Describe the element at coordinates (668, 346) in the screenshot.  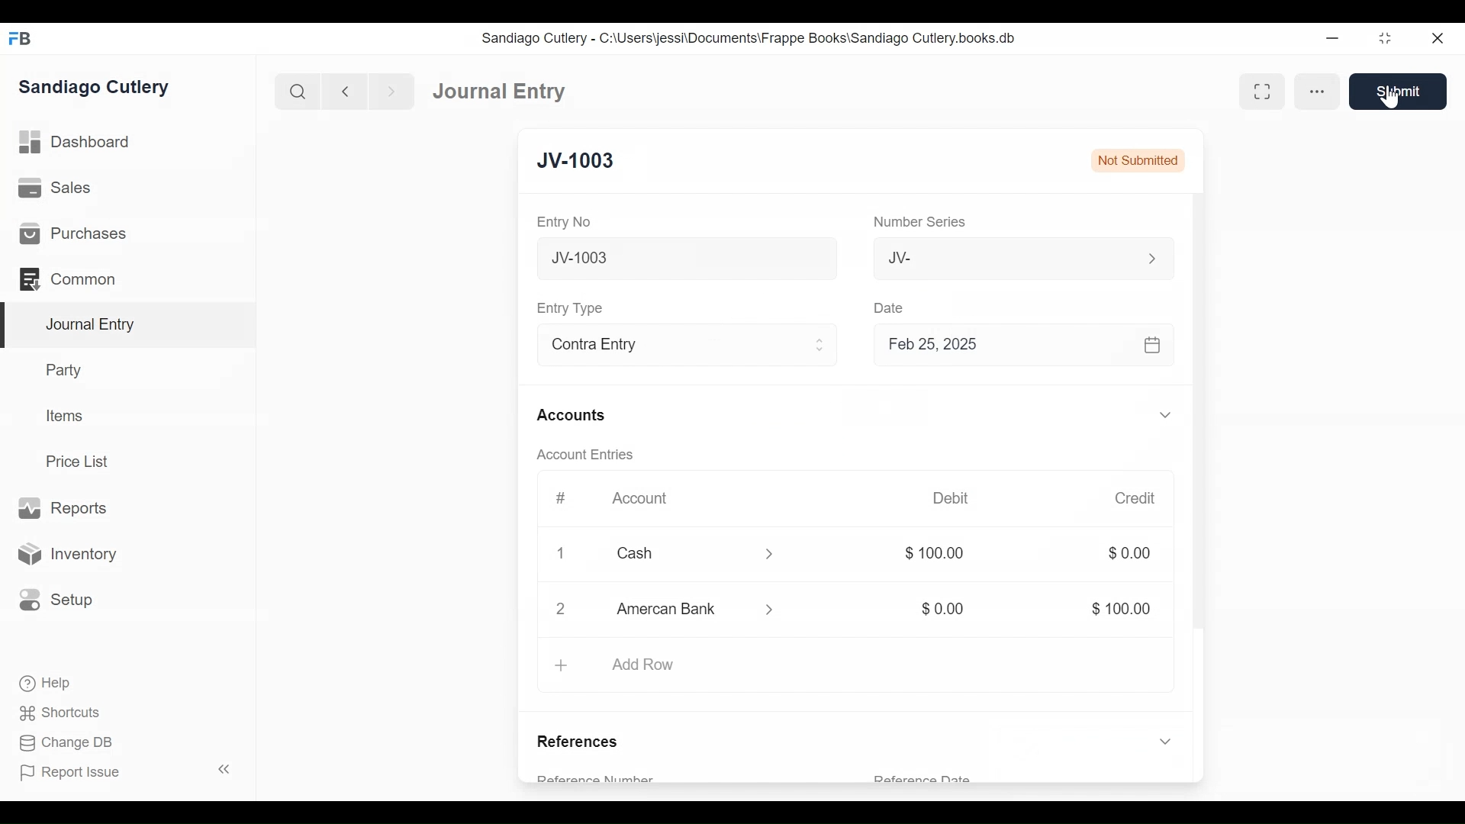
I see `Contra Entry` at that location.